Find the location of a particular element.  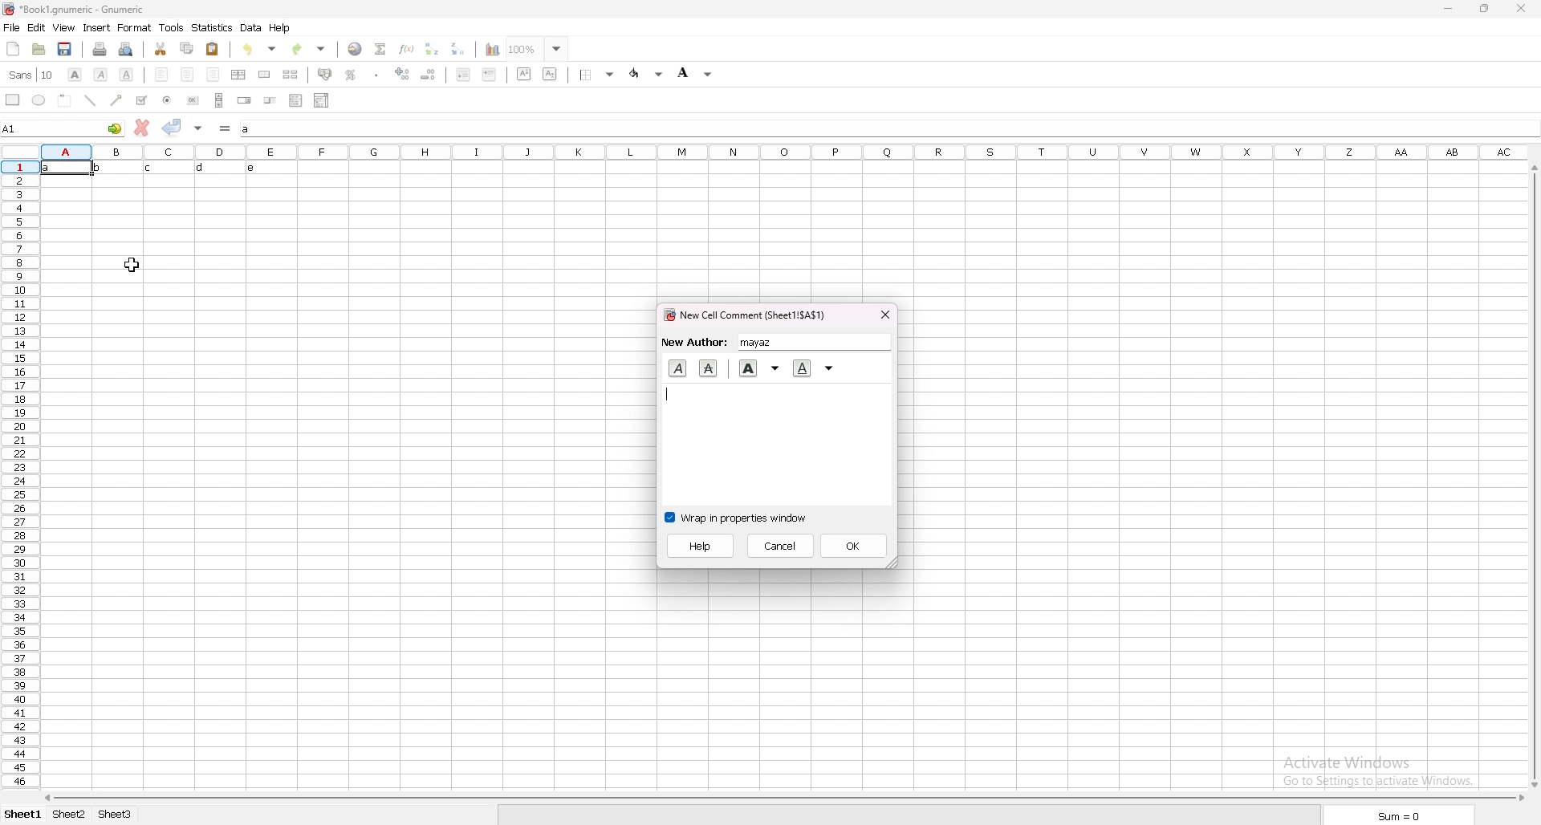

sheet2 is located at coordinates (70, 815).